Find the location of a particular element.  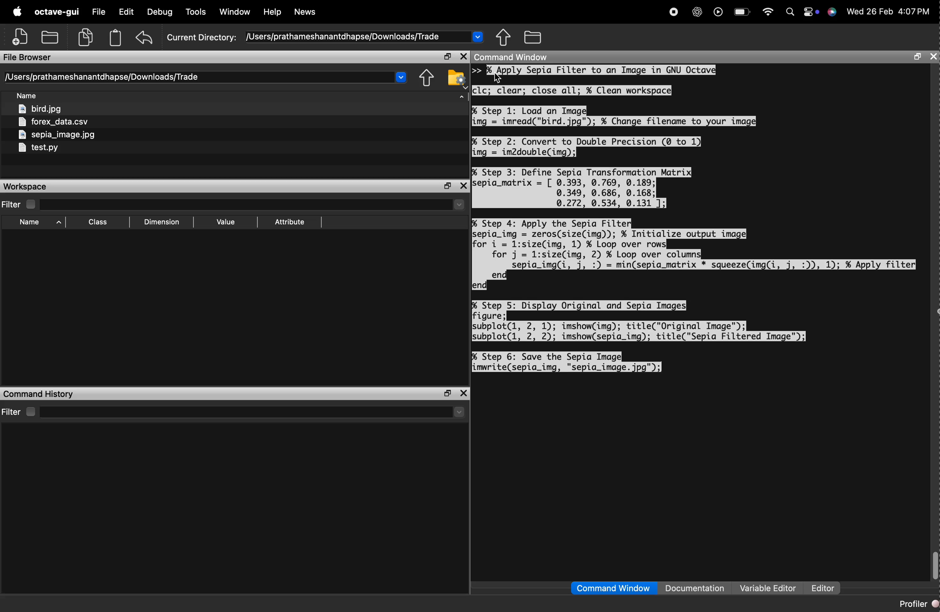

Profiler @ is located at coordinates (918, 603).